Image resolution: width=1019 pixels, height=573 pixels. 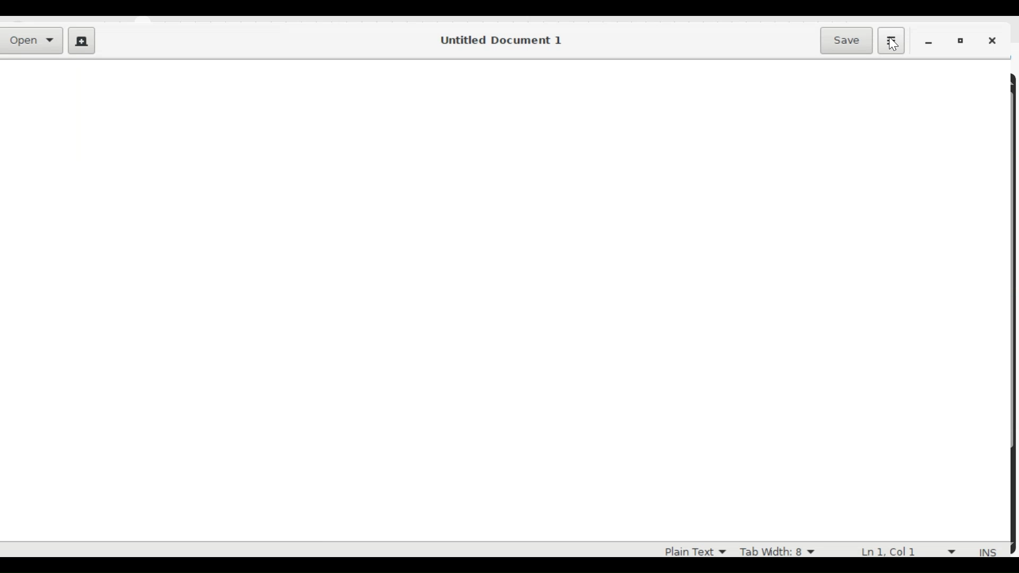 I want to click on Create a new Document, so click(x=81, y=42).